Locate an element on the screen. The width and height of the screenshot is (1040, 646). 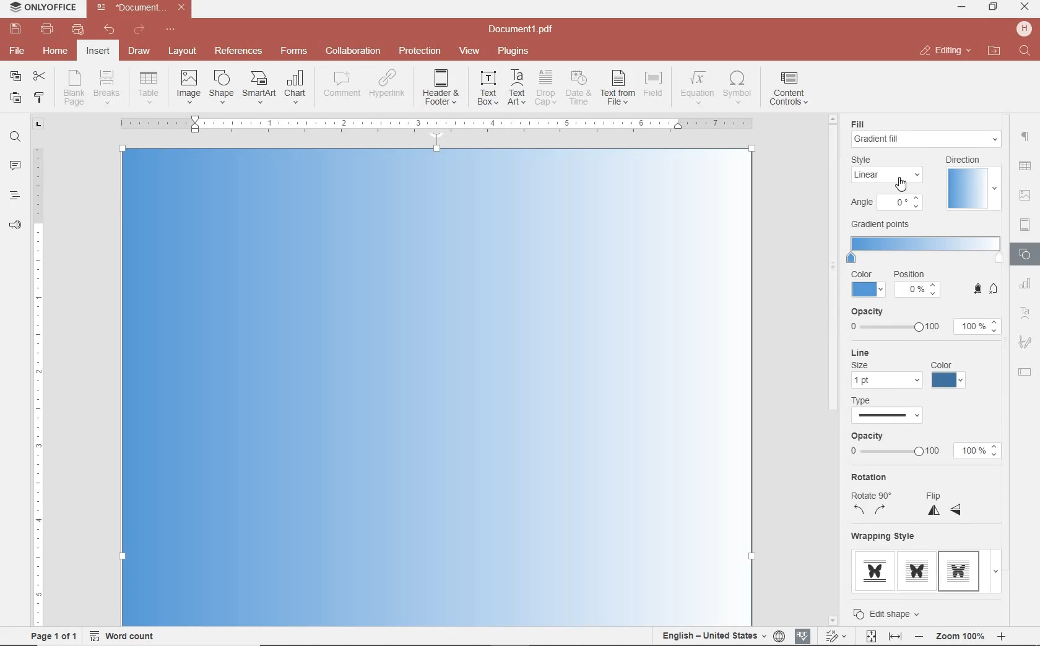
heading is located at coordinates (15, 195).